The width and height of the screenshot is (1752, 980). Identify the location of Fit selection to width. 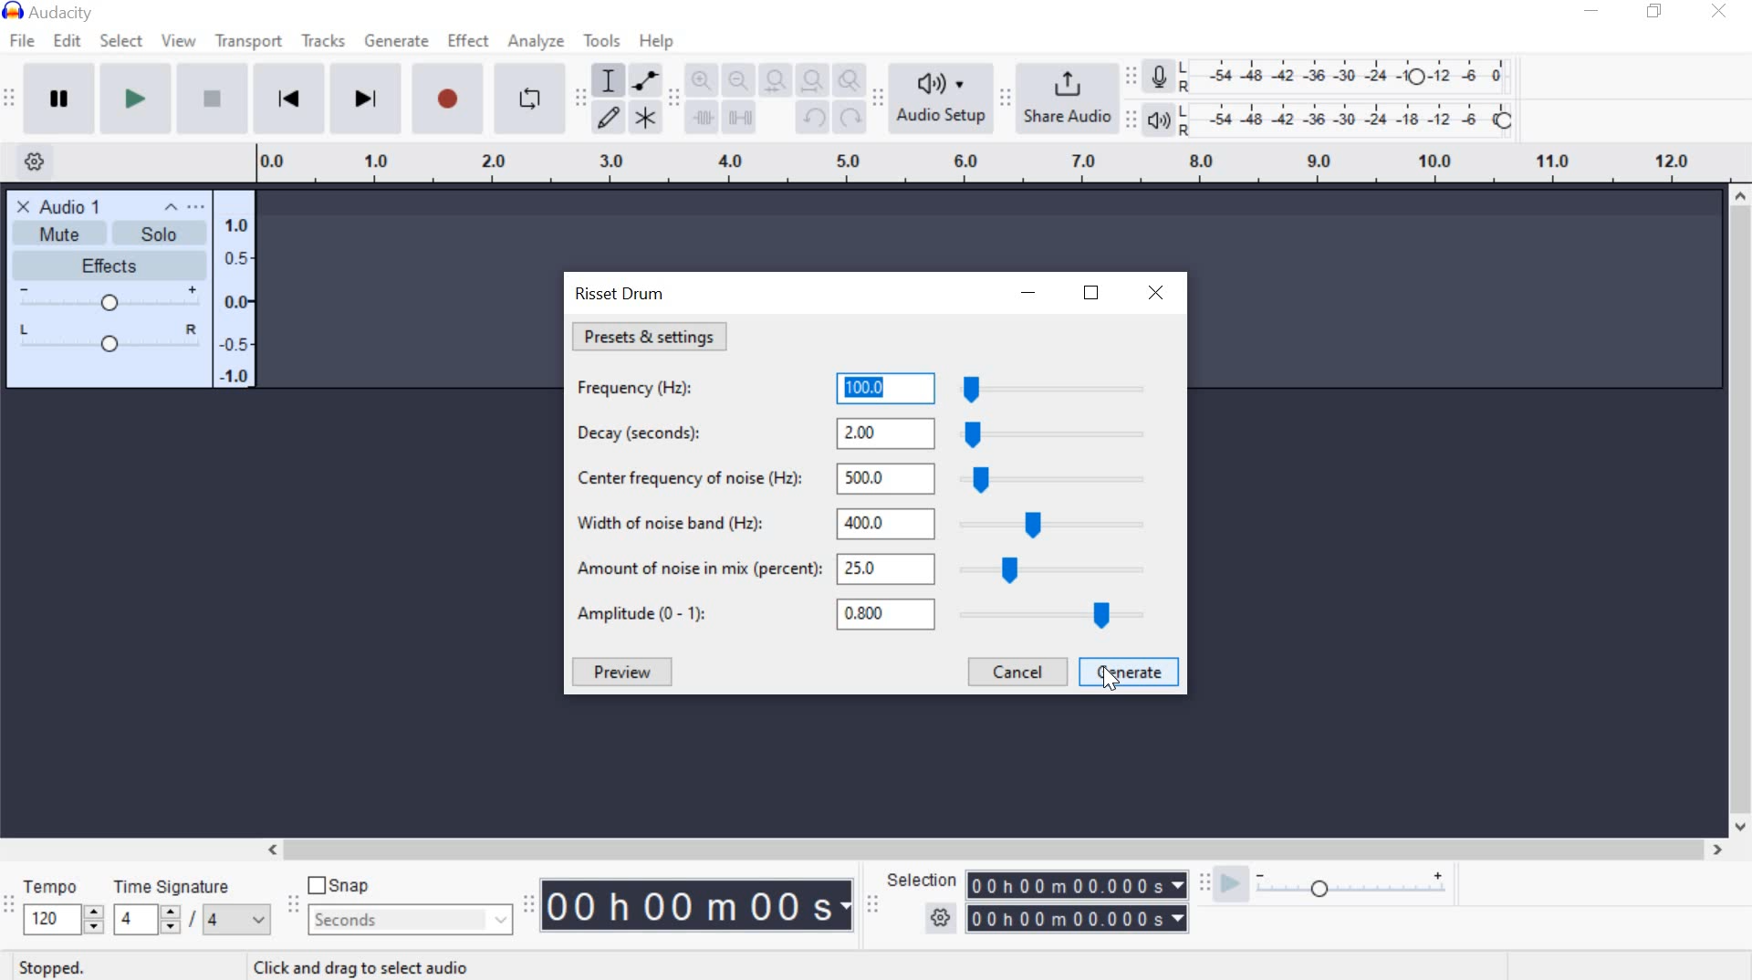
(771, 78).